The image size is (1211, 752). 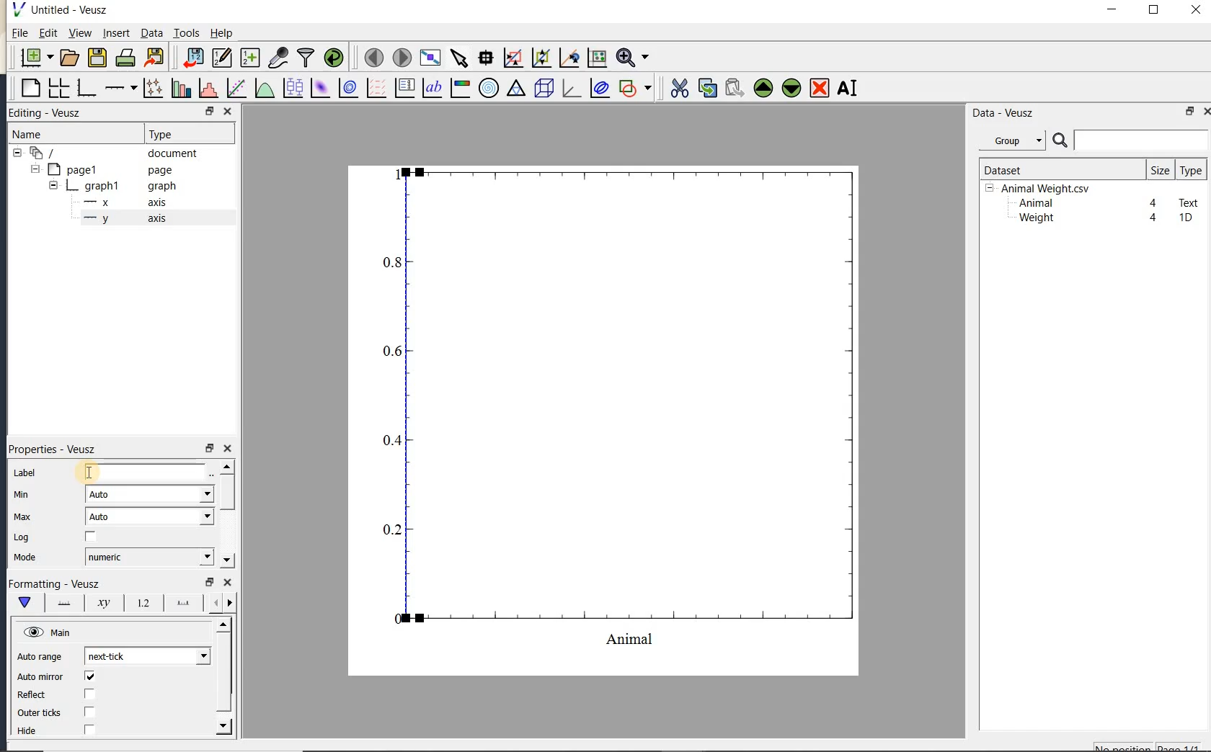 What do you see at coordinates (515, 90) in the screenshot?
I see `ternary graph` at bounding box center [515, 90].